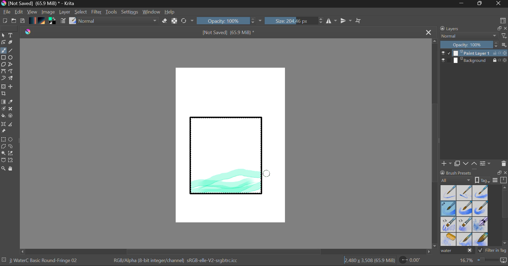  Describe the element at coordinates (112, 12) in the screenshot. I see `Tools` at that location.